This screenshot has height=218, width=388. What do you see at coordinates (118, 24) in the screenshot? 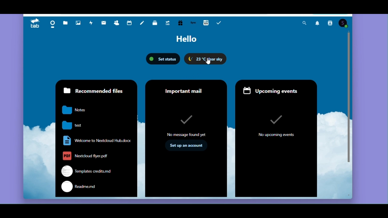
I see `Contacts` at bounding box center [118, 24].